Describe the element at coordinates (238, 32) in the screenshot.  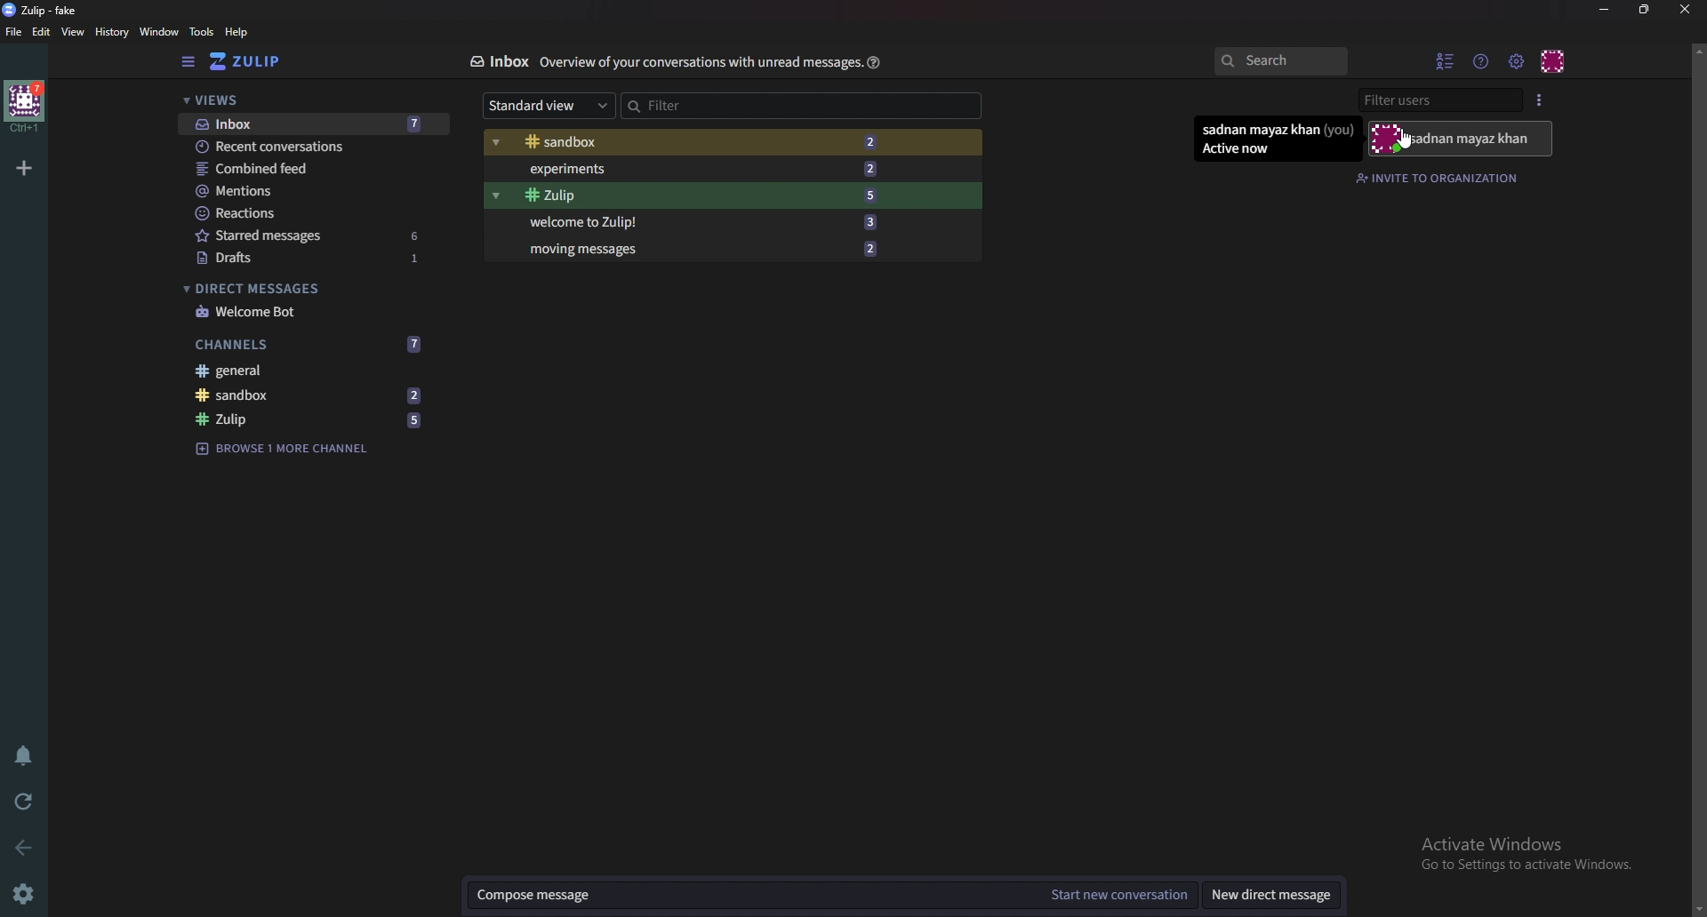
I see `help` at that location.